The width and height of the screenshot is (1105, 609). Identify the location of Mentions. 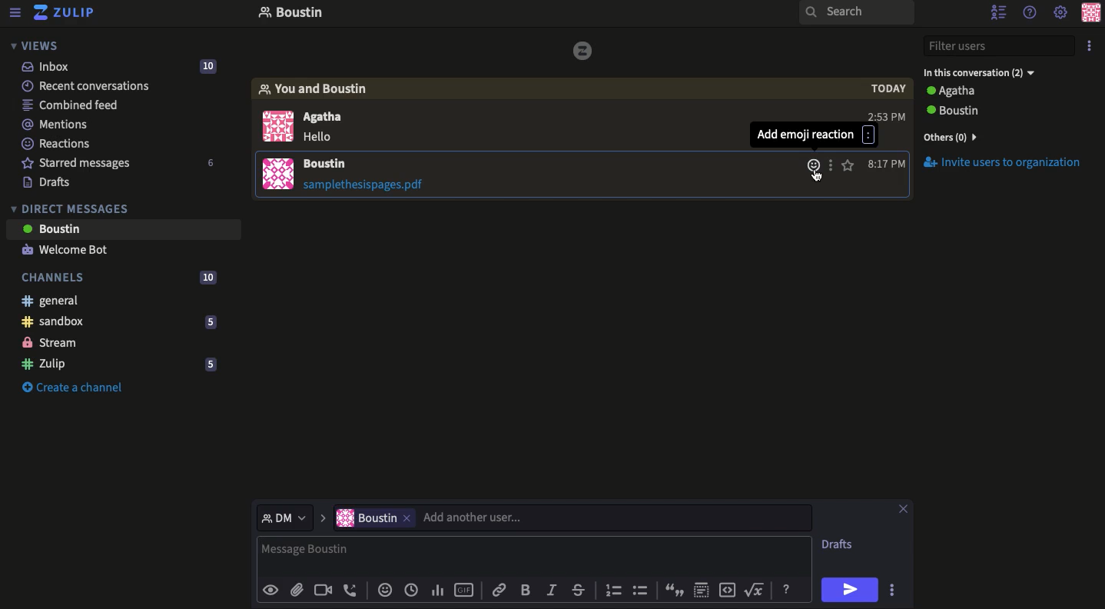
(55, 124).